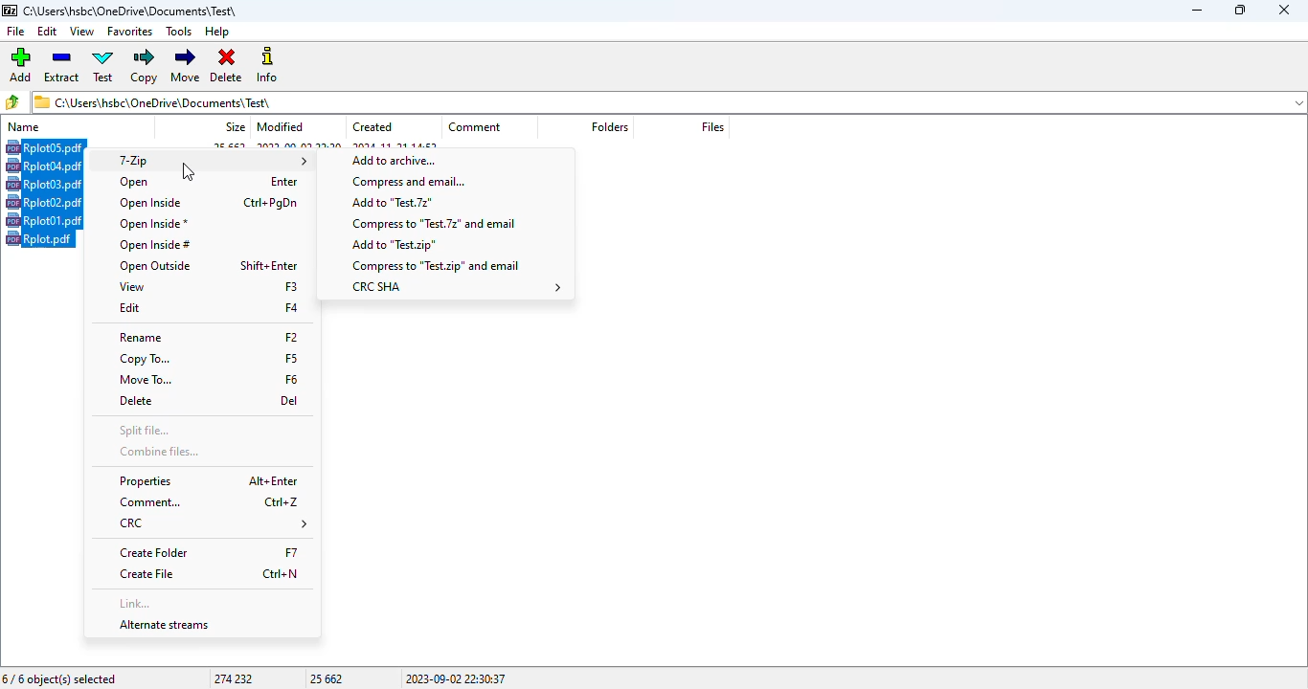  What do you see at coordinates (180, 32) in the screenshot?
I see `tools` at bounding box center [180, 32].